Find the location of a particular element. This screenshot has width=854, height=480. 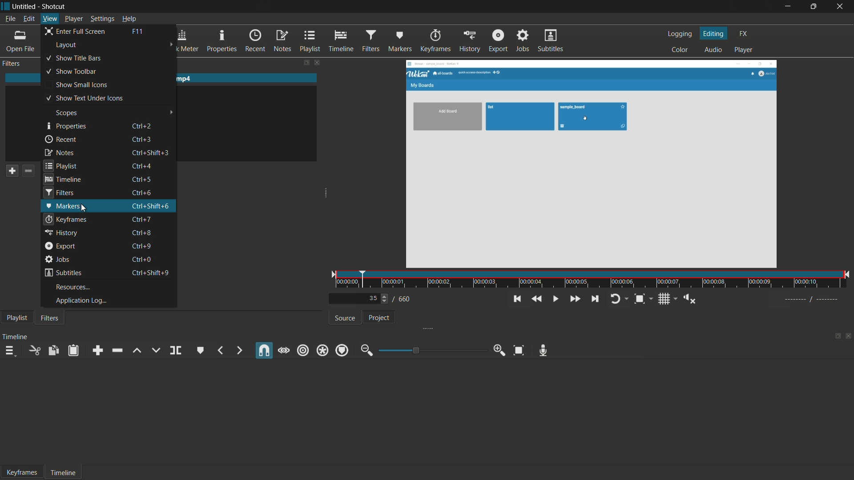

show toolbar is located at coordinates (71, 71).